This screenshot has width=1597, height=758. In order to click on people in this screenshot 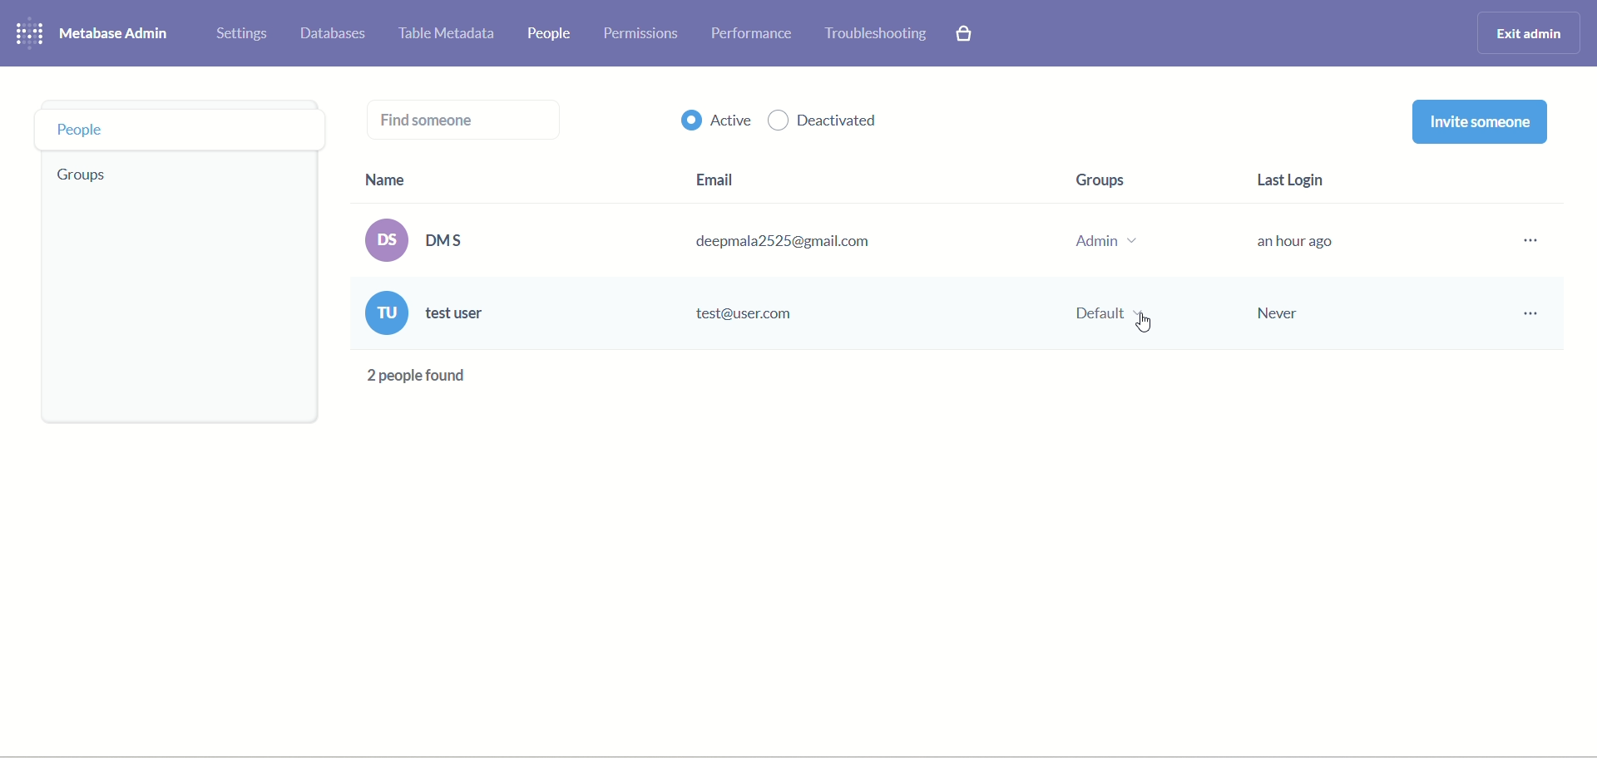, I will do `click(181, 129)`.